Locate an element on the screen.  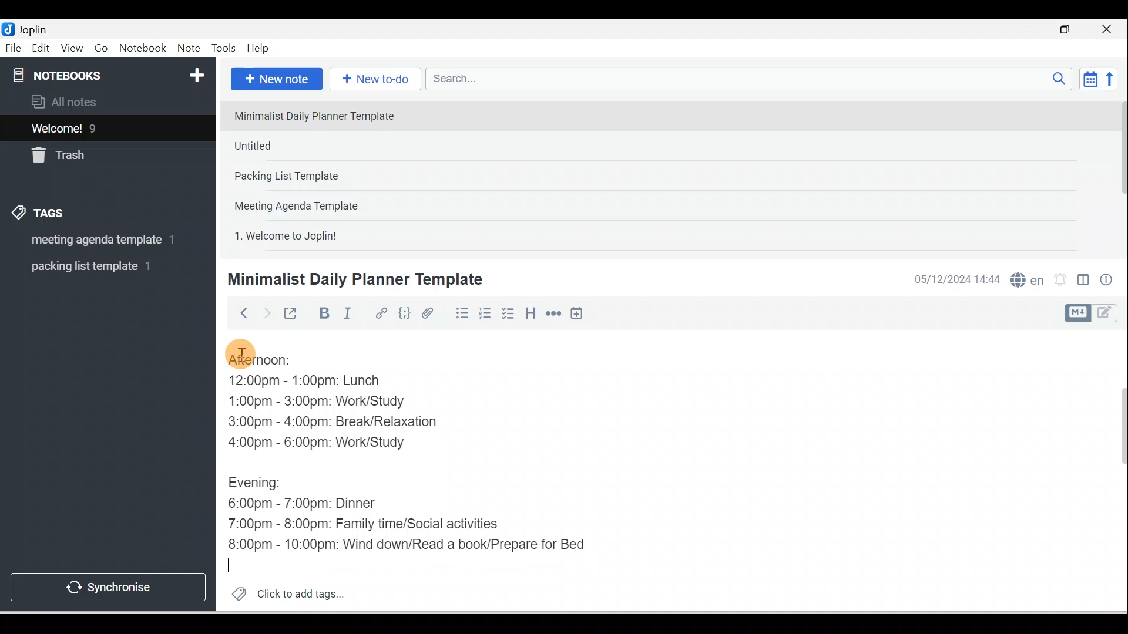
View is located at coordinates (72, 49).